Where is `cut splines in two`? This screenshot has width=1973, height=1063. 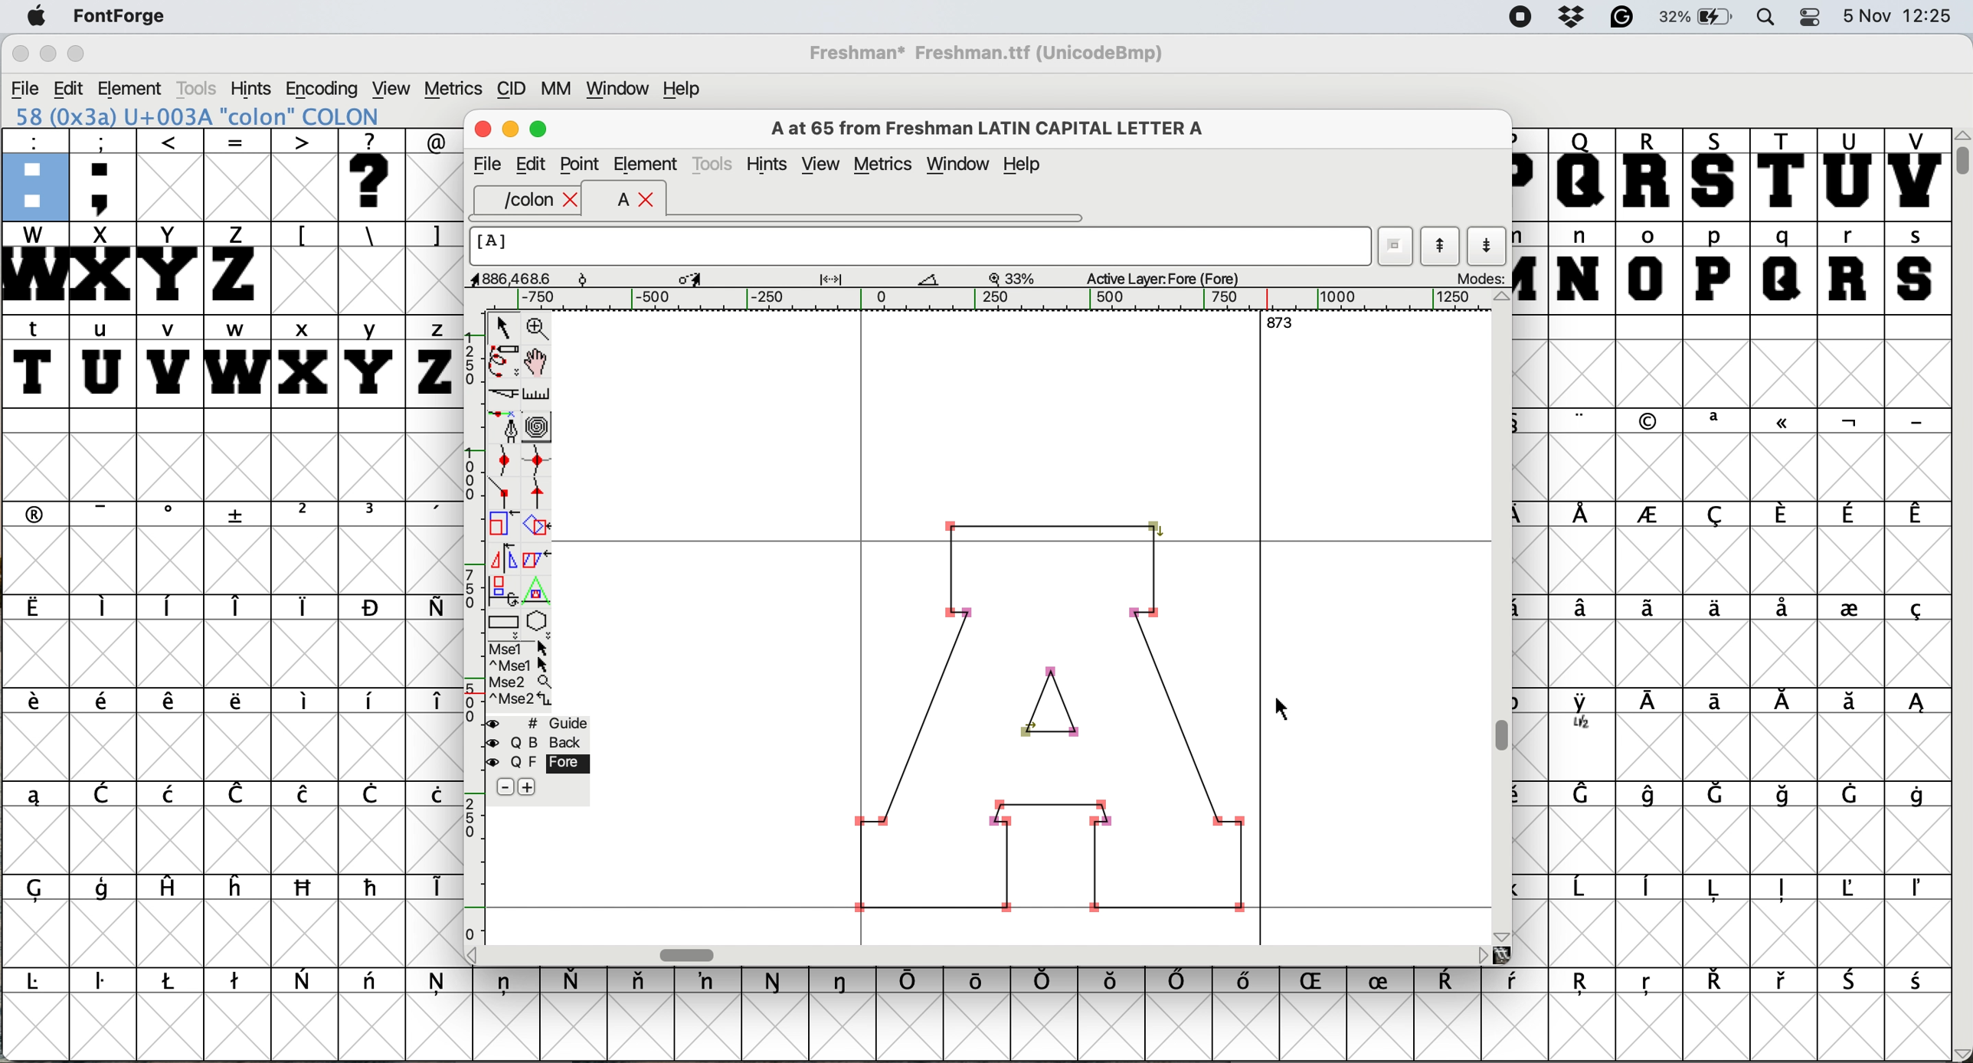
cut splines in two is located at coordinates (501, 392).